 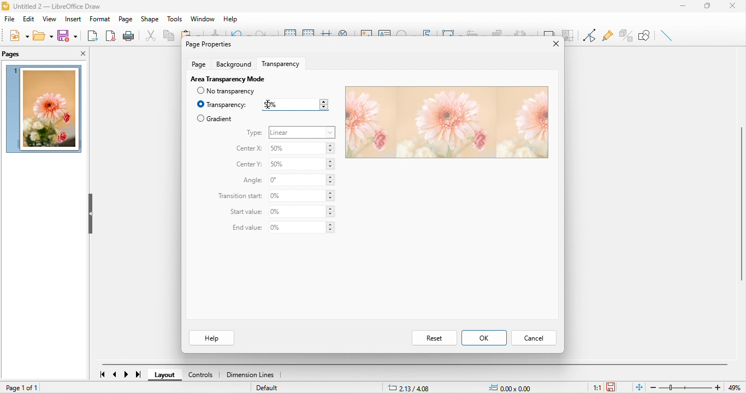 I want to click on 50%, so click(x=301, y=166).